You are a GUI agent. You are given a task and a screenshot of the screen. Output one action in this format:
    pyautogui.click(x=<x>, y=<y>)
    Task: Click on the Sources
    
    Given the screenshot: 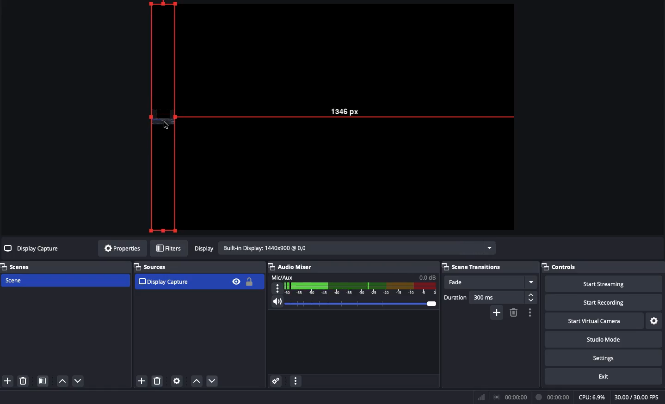 What is the action you would take?
    pyautogui.click(x=154, y=267)
    